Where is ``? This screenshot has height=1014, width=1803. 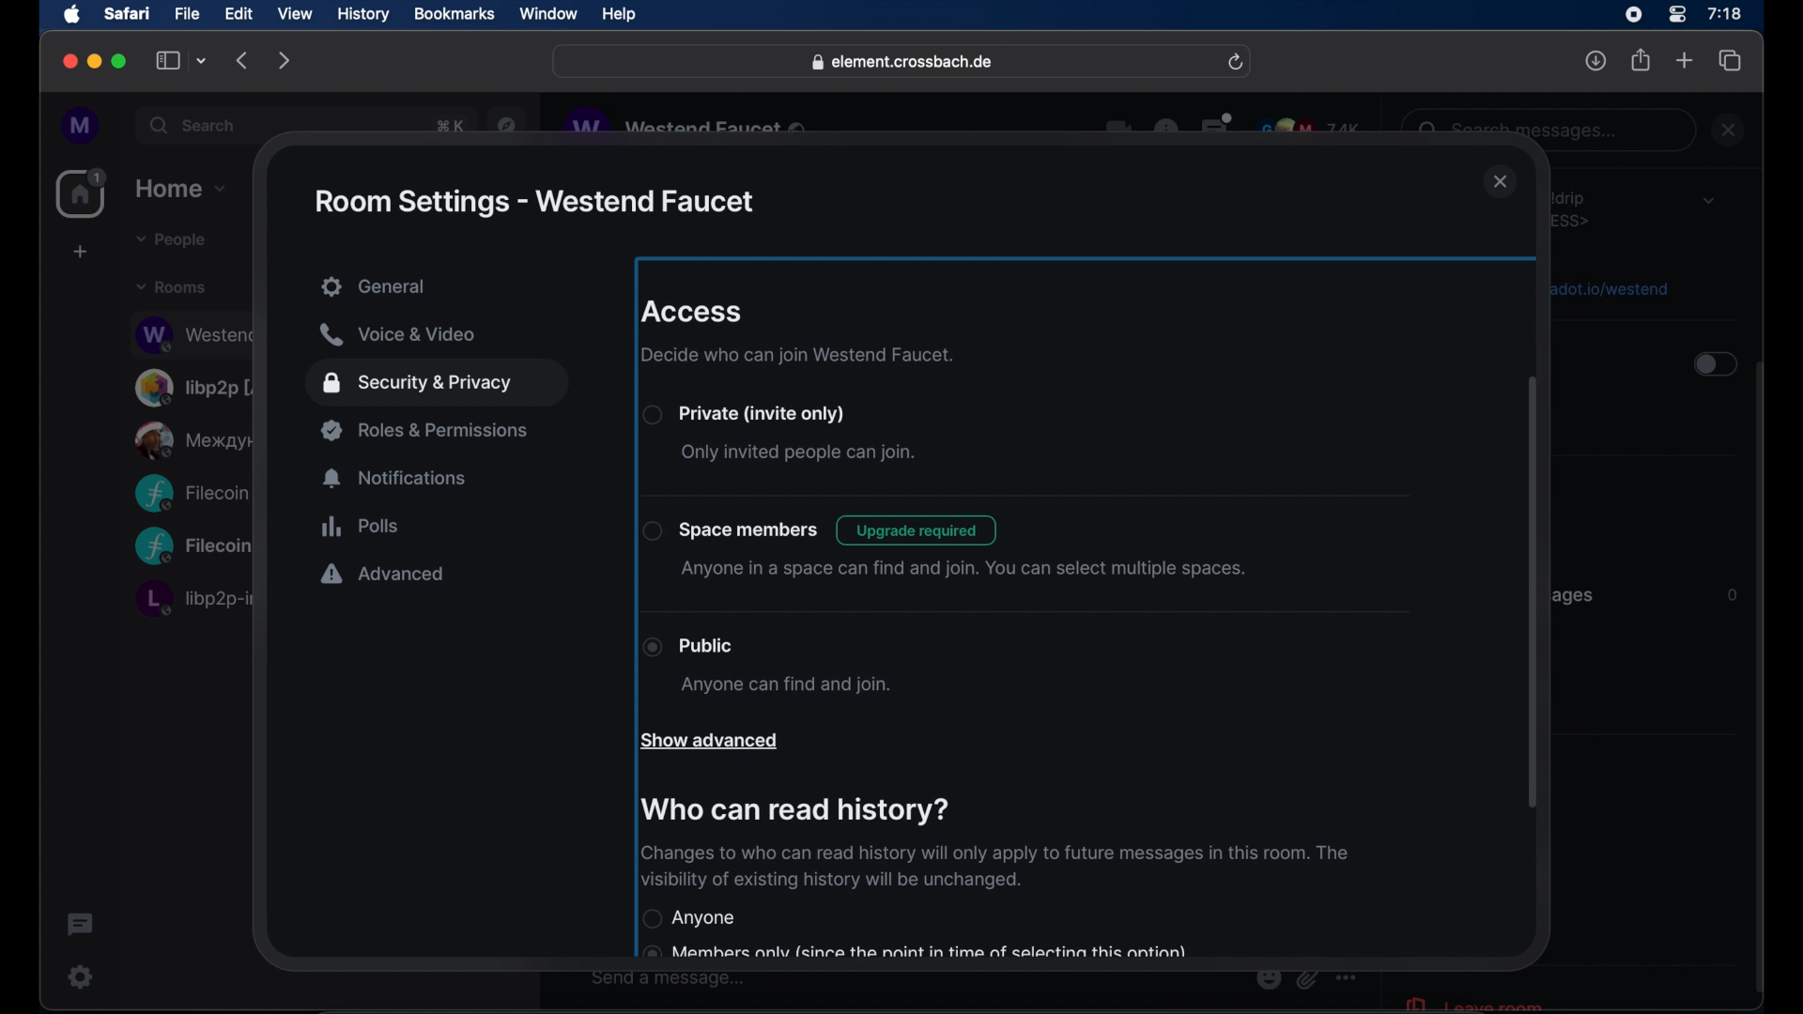
 is located at coordinates (1731, 595).